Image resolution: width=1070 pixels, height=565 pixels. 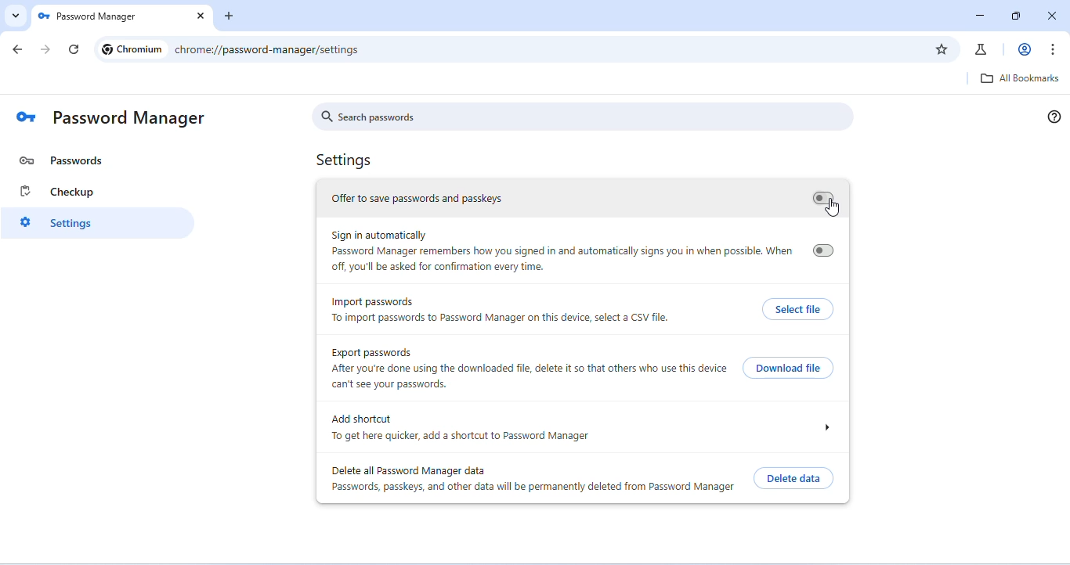 I want to click on checkup, so click(x=99, y=191).